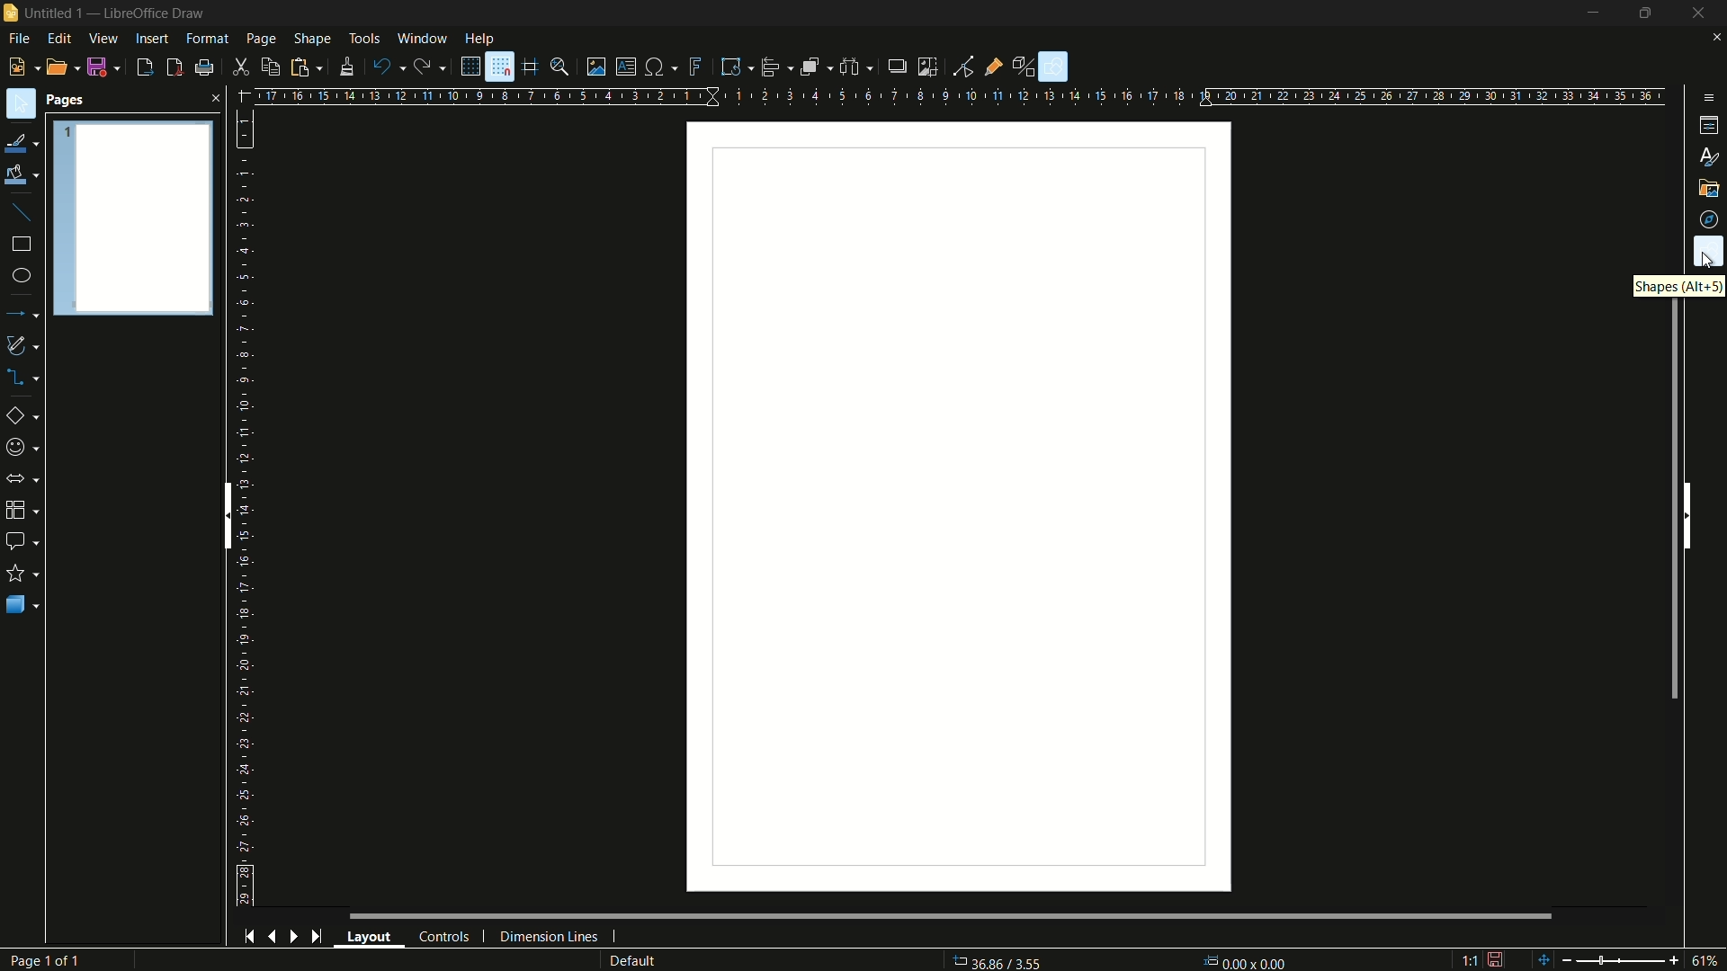 This screenshot has height=971, width=1727. What do you see at coordinates (1674, 502) in the screenshot?
I see `scroll bar` at bounding box center [1674, 502].